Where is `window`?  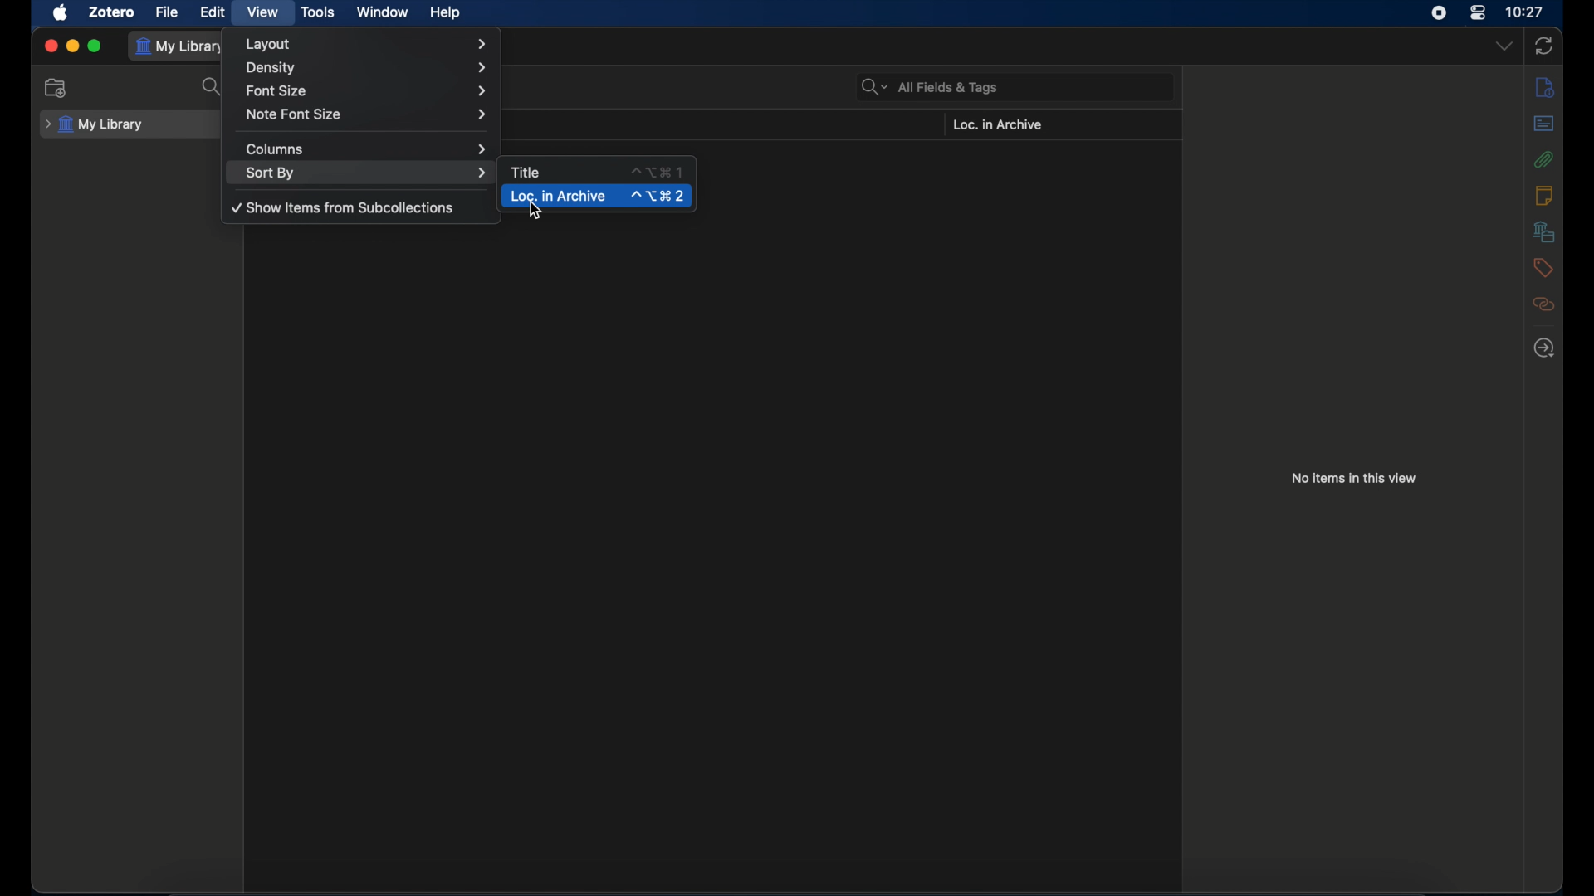
window is located at coordinates (384, 12).